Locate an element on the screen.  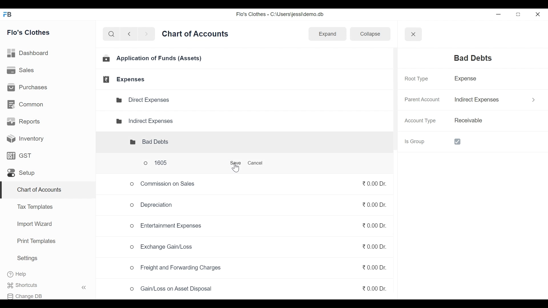
Chart of Accounts is located at coordinates (38, 191).